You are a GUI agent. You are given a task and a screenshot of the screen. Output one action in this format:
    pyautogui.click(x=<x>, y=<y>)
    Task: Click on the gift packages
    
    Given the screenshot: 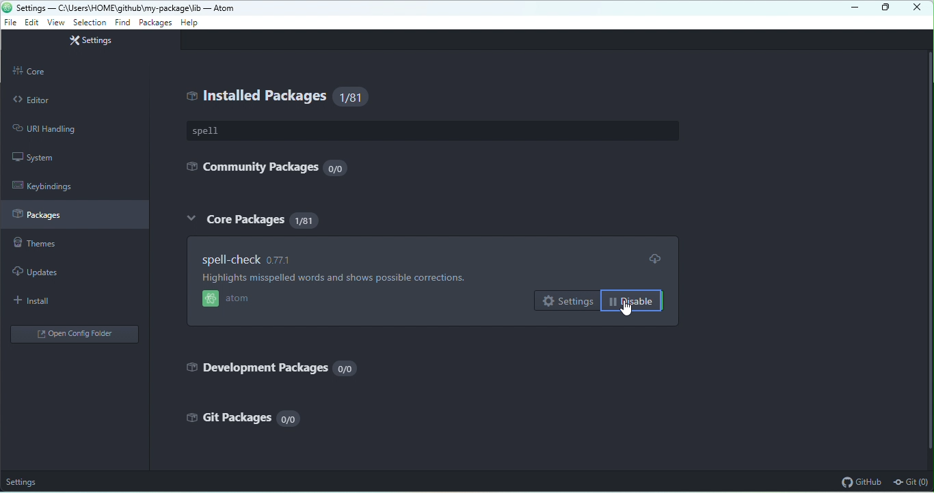 What is the action you would take?
    pyautogui.click(x=229, y=418)
    